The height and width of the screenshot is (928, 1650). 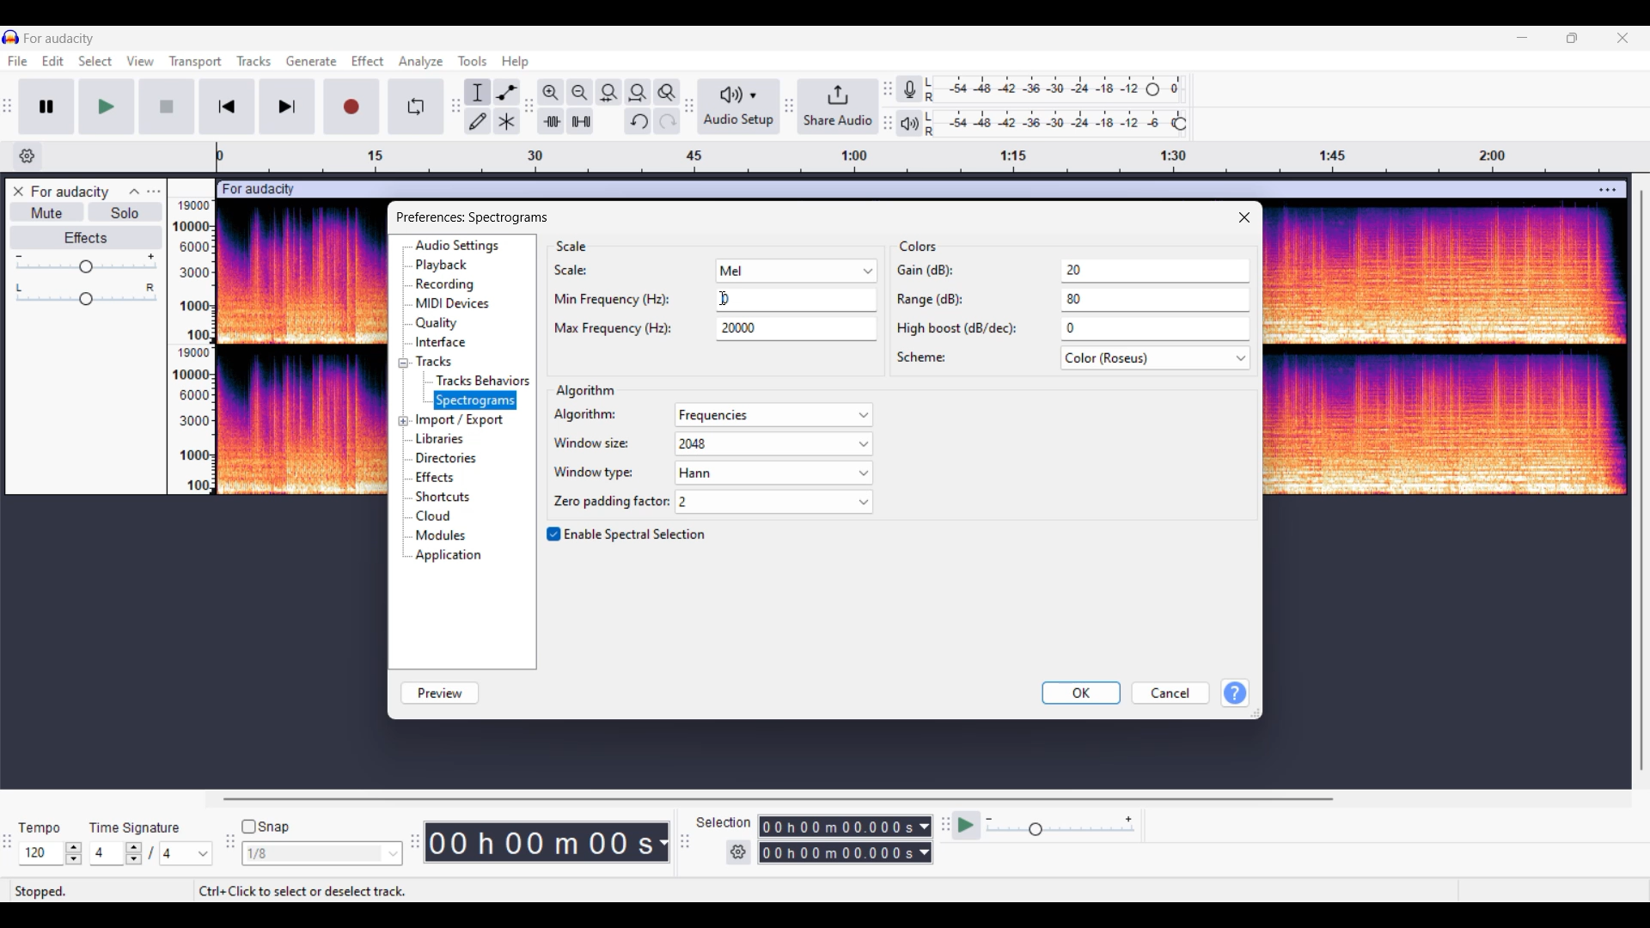 What do you see at coordinates (135, 828) in the screenshot?
I see `Indicates time signature settings ` at bounding box center [135, 828].